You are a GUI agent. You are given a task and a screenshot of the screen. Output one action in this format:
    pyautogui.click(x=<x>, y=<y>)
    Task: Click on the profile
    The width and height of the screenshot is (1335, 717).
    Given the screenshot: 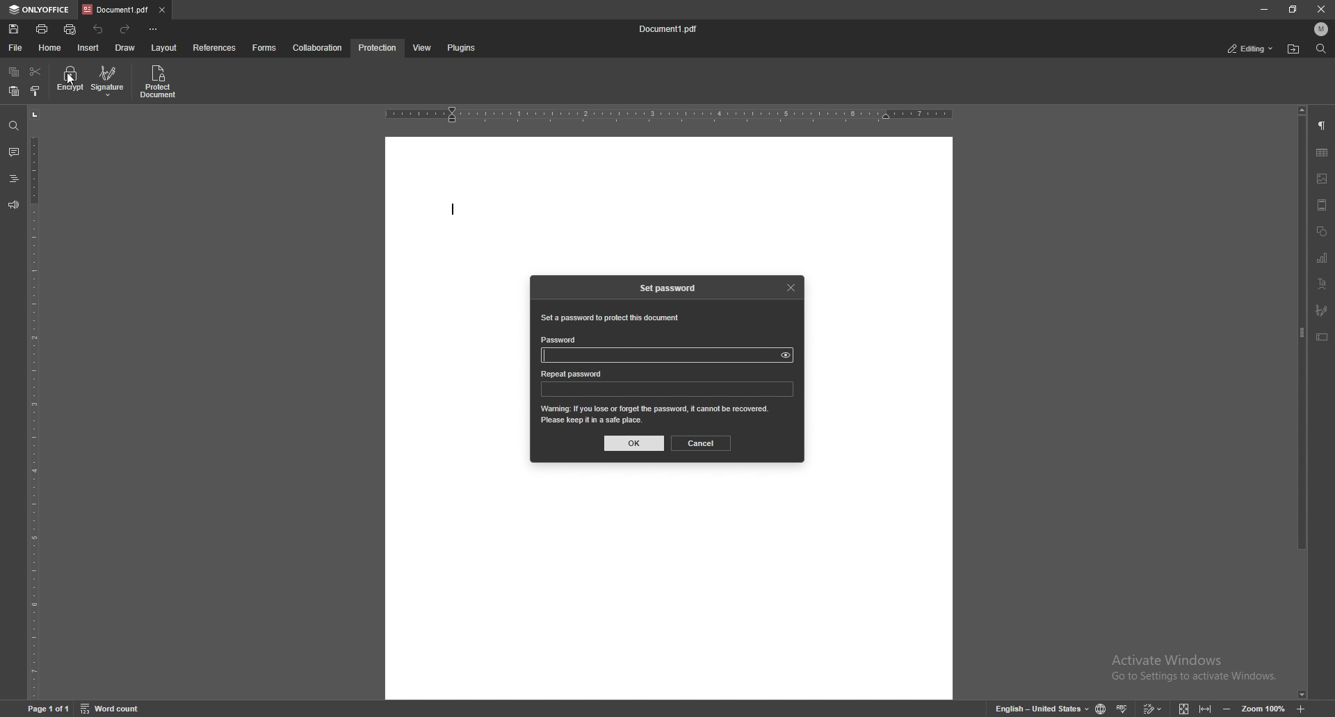 What is the action you would take?
    pyautogui.click(x=1319, y=29)
    